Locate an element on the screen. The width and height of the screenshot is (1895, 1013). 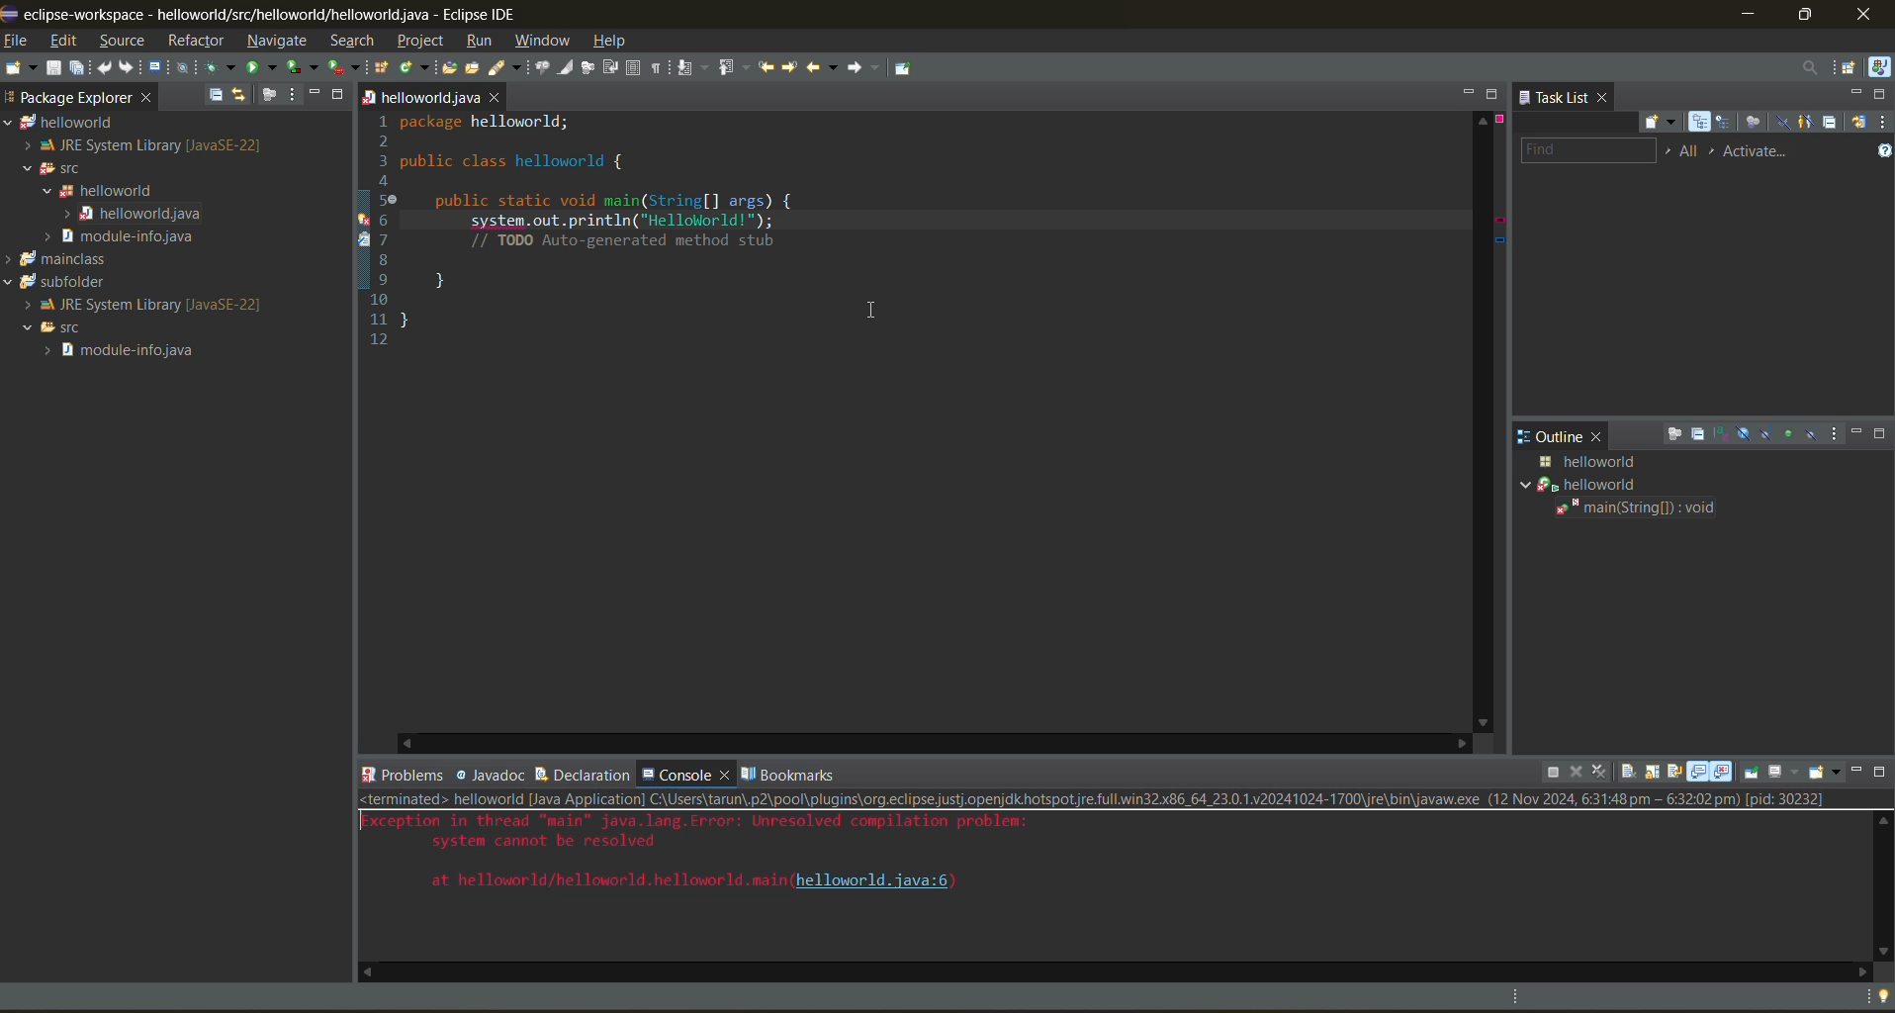
coverage is located at coordinates (303, 69).